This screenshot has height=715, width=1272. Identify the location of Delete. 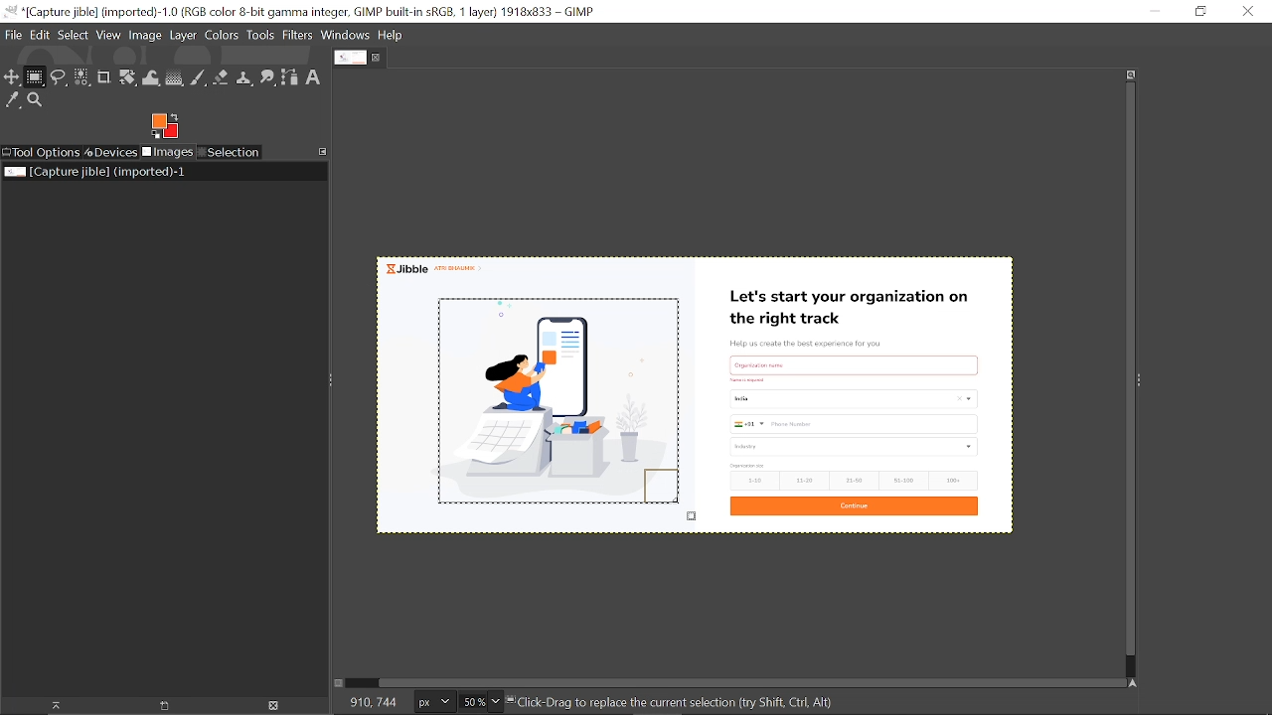
(273, 705).